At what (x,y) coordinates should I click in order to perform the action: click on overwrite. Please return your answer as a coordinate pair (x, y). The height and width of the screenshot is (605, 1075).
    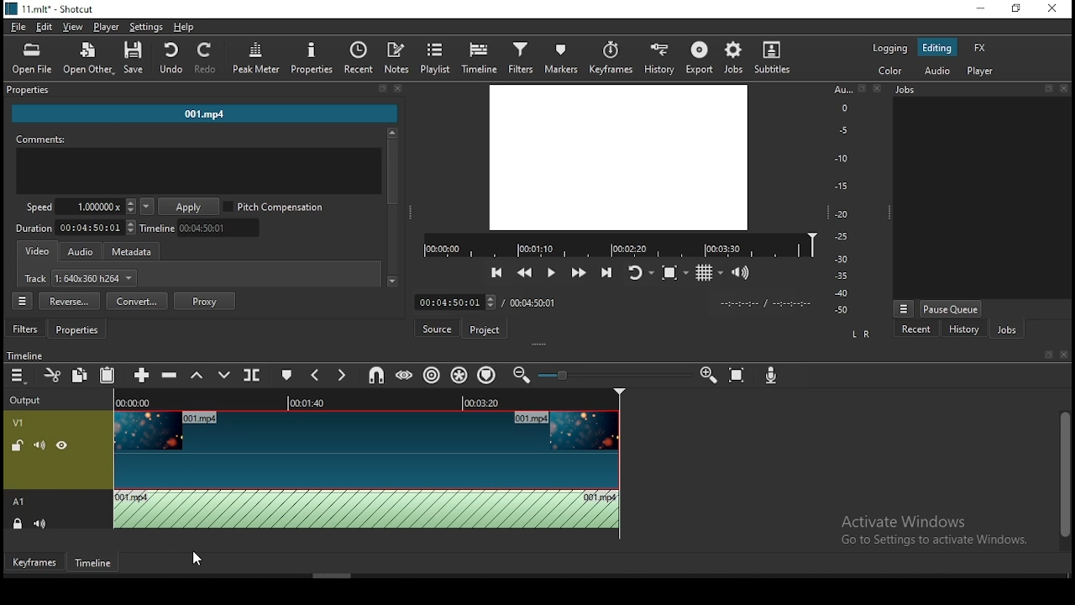
    Looking at the image, I should click on (224, 376).